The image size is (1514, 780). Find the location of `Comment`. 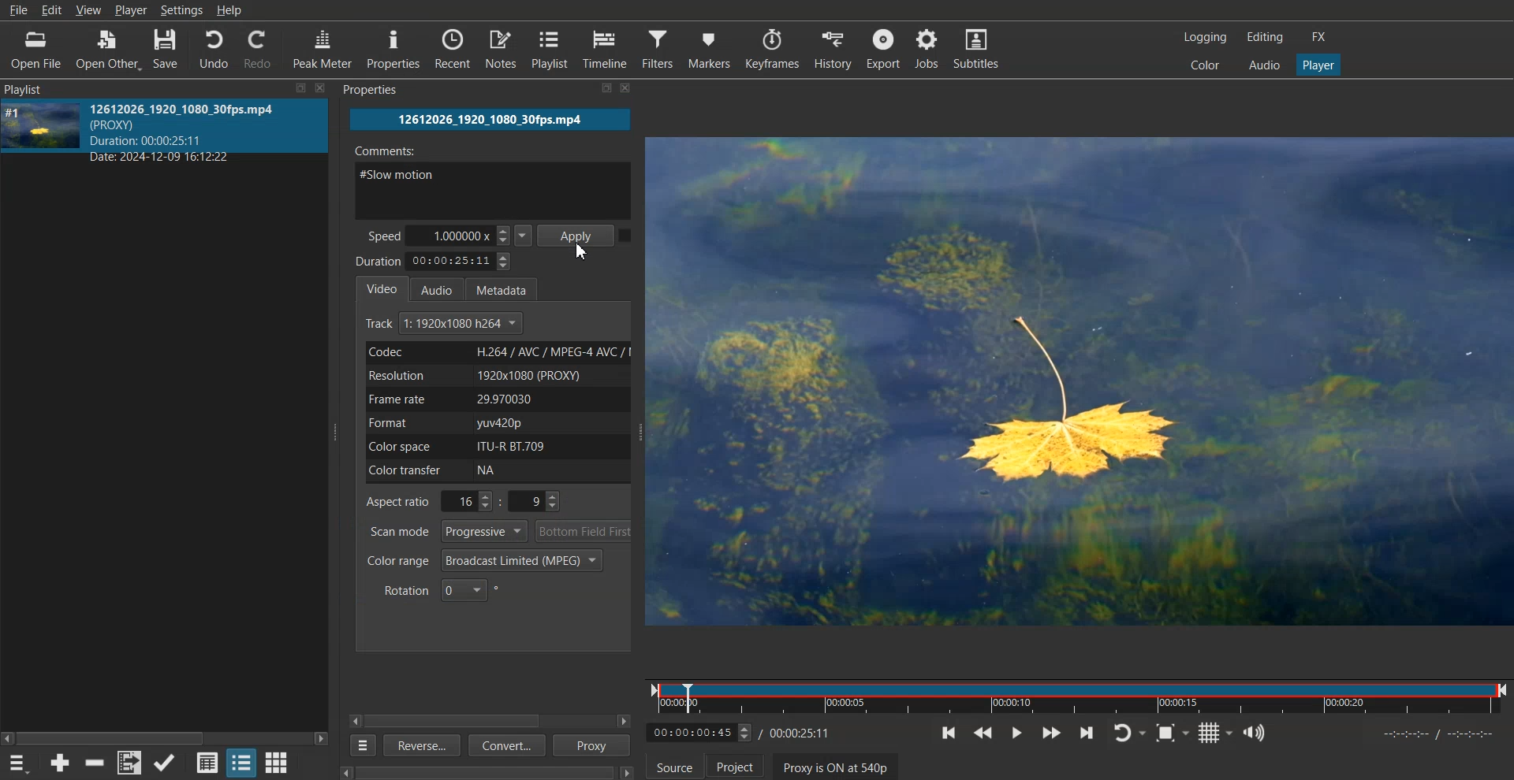

Comment is located at coordinates (494, 178).